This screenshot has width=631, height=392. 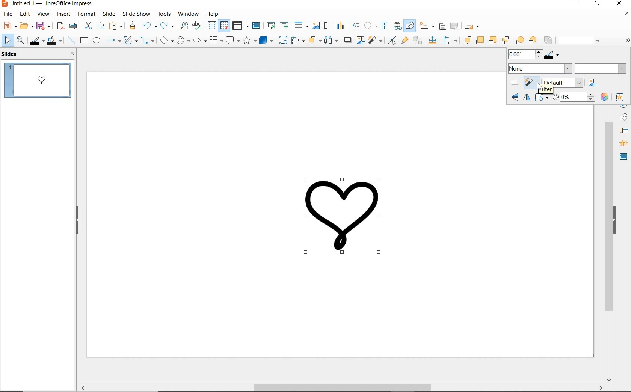 I want to click on window, so click(x=188, y=14).